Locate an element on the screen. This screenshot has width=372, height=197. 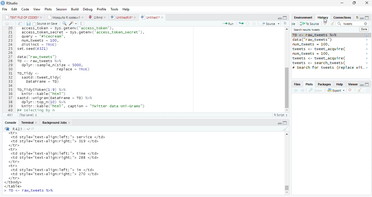
© 2”md is located at coordinates (98, 18).